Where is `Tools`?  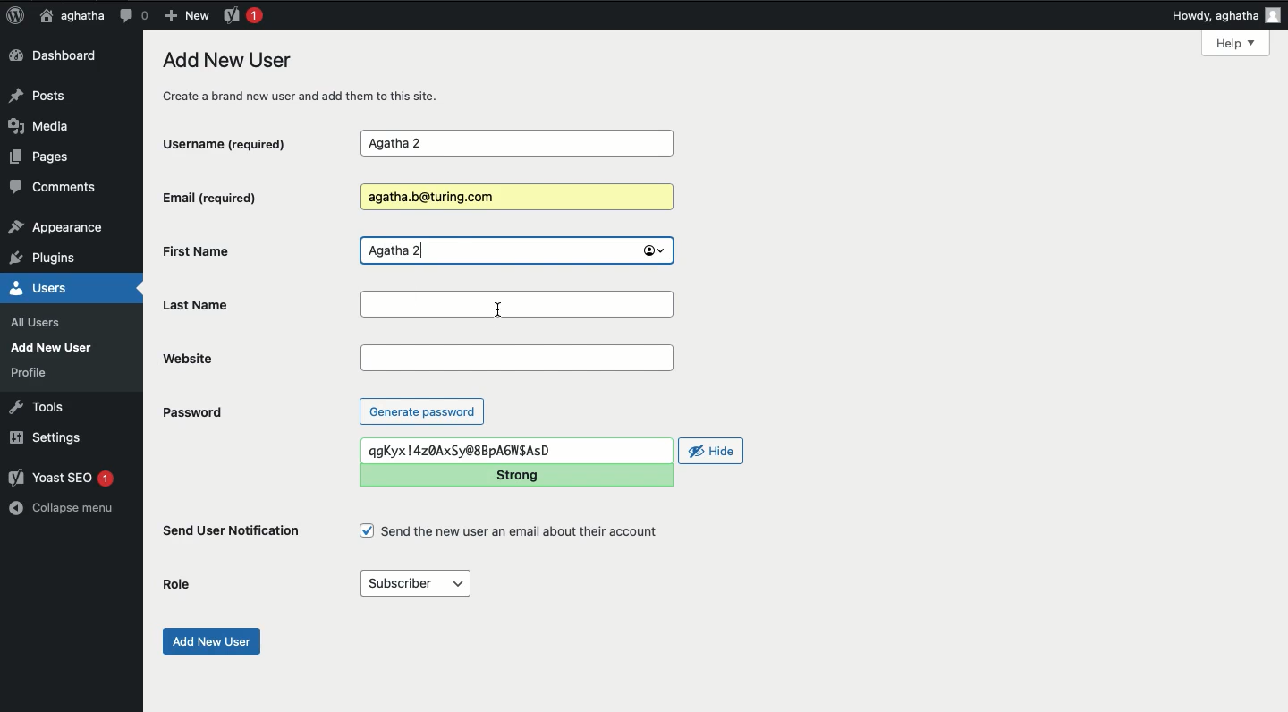
Tools is located at coordinates (38, 405).